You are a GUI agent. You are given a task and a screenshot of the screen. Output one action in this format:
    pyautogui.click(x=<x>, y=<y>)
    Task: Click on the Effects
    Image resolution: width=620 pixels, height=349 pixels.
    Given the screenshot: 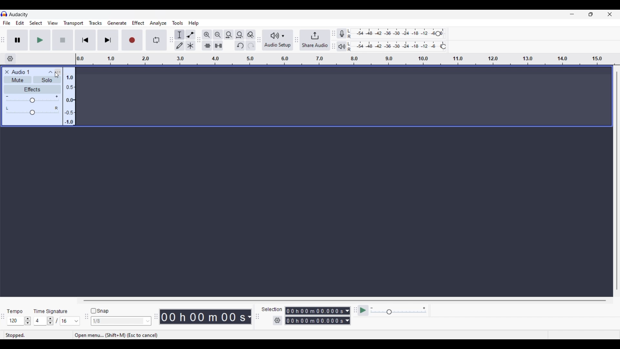 What is the action you would take?
    pyautogui.click(x=32, y=89)
    